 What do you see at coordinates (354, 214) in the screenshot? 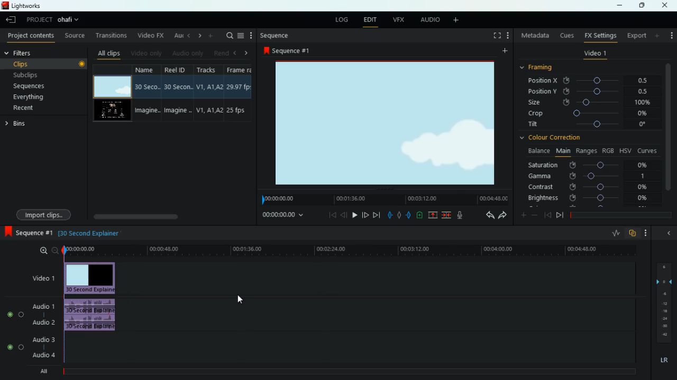
I see `play` at bounding box center [354, 214].